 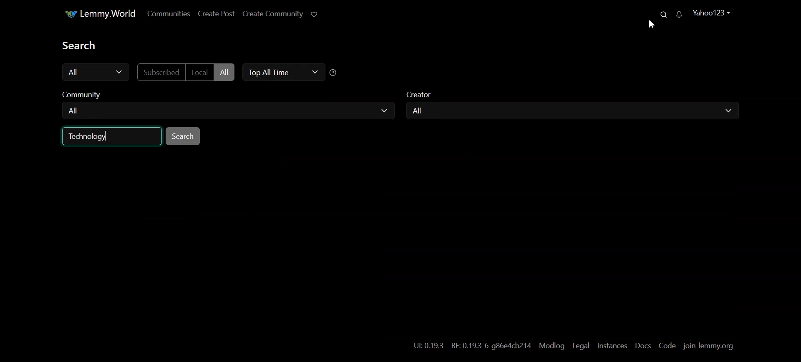 What do you see at coordinates (667, 344) in the screenshot?
I see `Code` at bounding box center [667, 344].